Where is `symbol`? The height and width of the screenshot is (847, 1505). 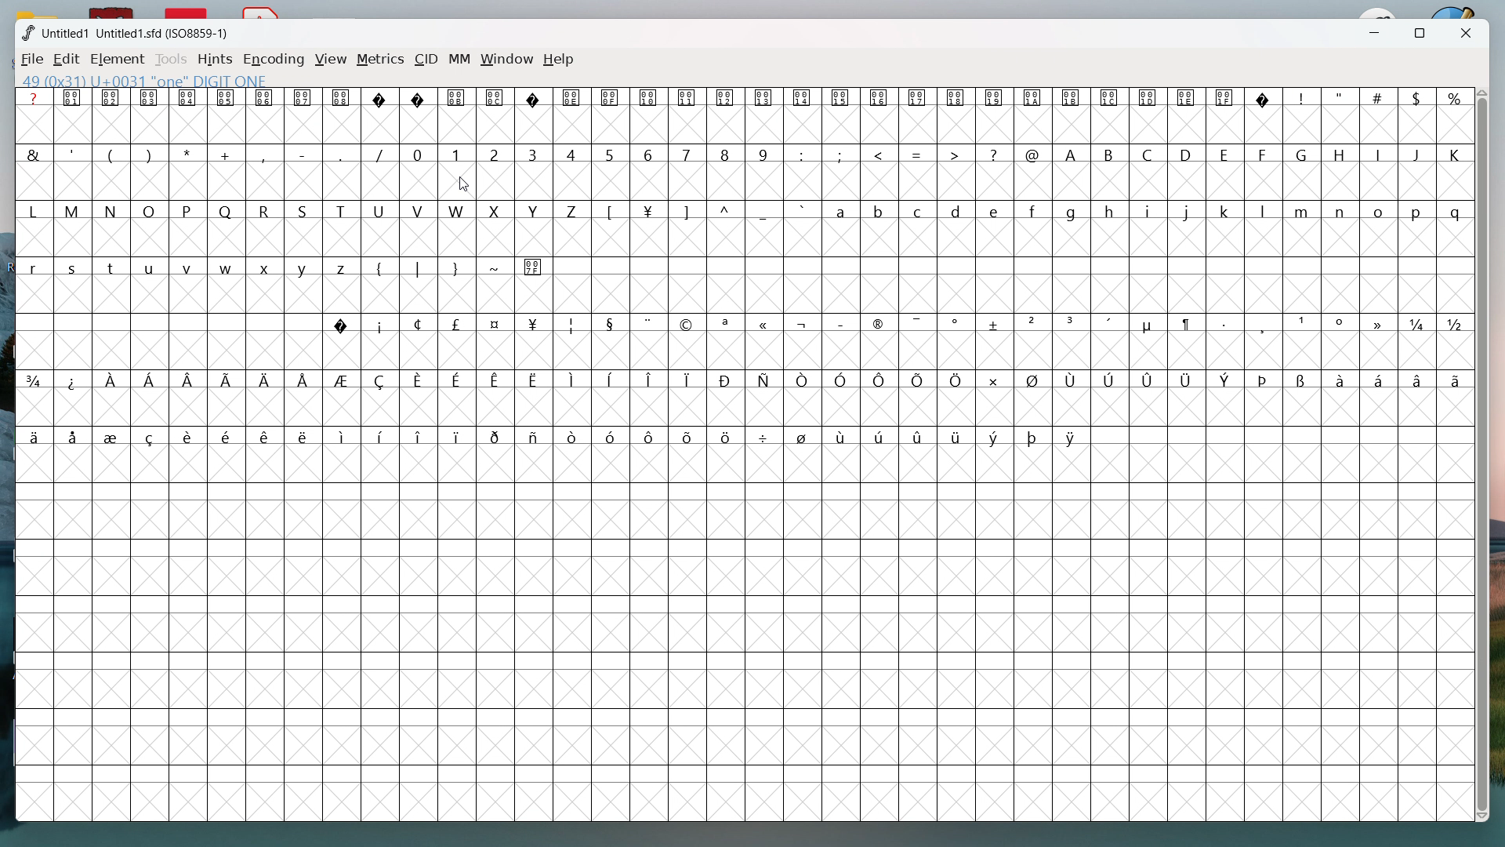
symbol is located at coordinates (345, 380).